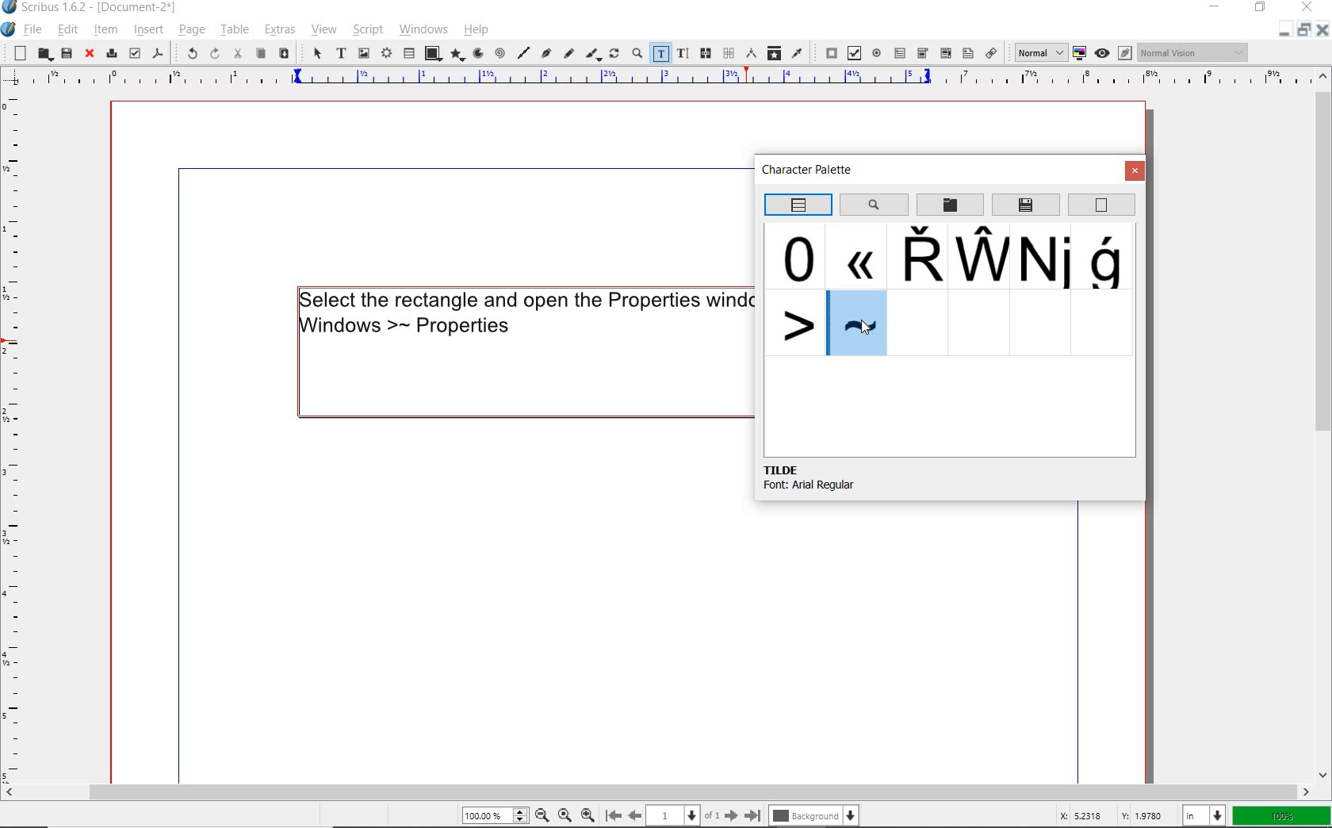 This screenshot has width=1332, height=828. I want to click on pdf push button, so click(827, 51).